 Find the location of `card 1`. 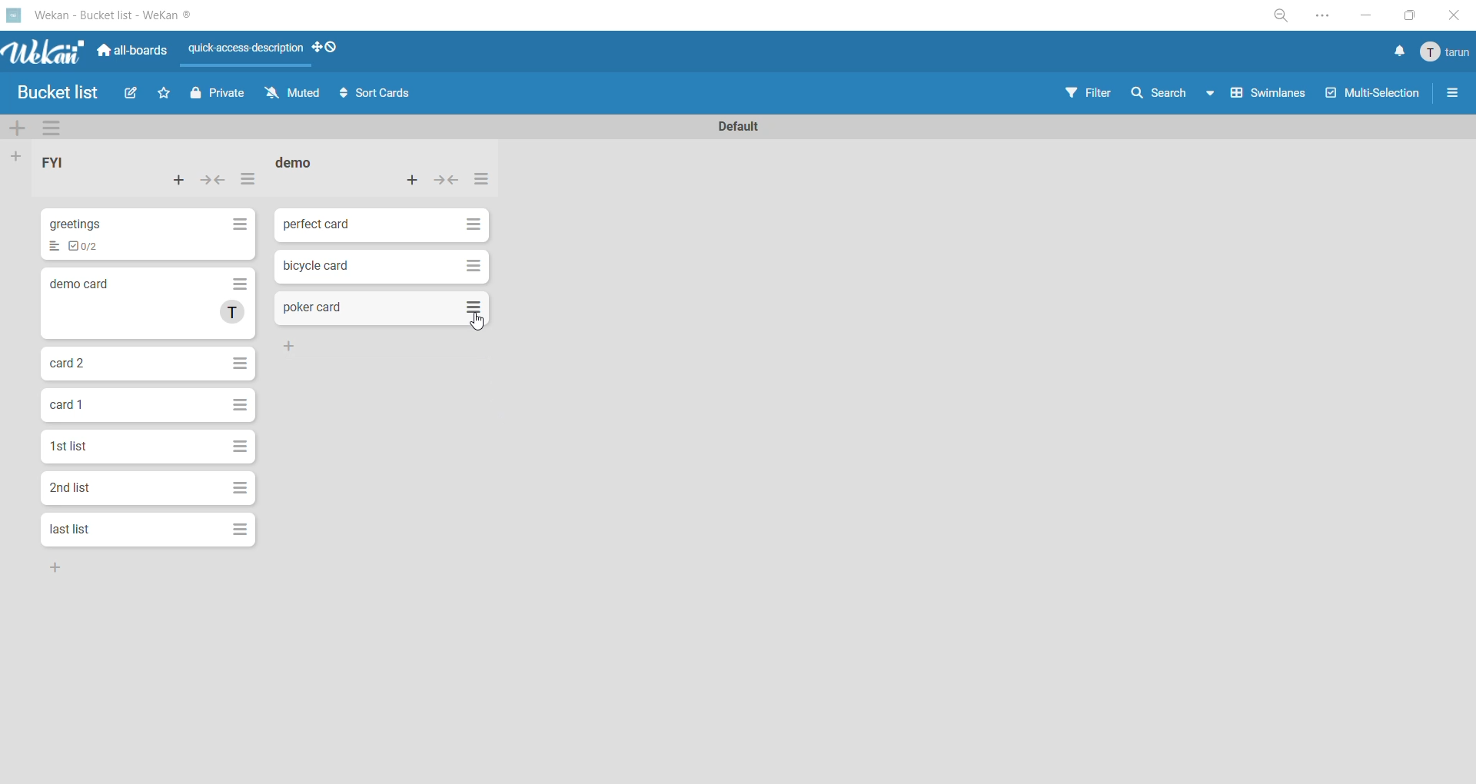

card 1 is located at coordinates (74, 404).